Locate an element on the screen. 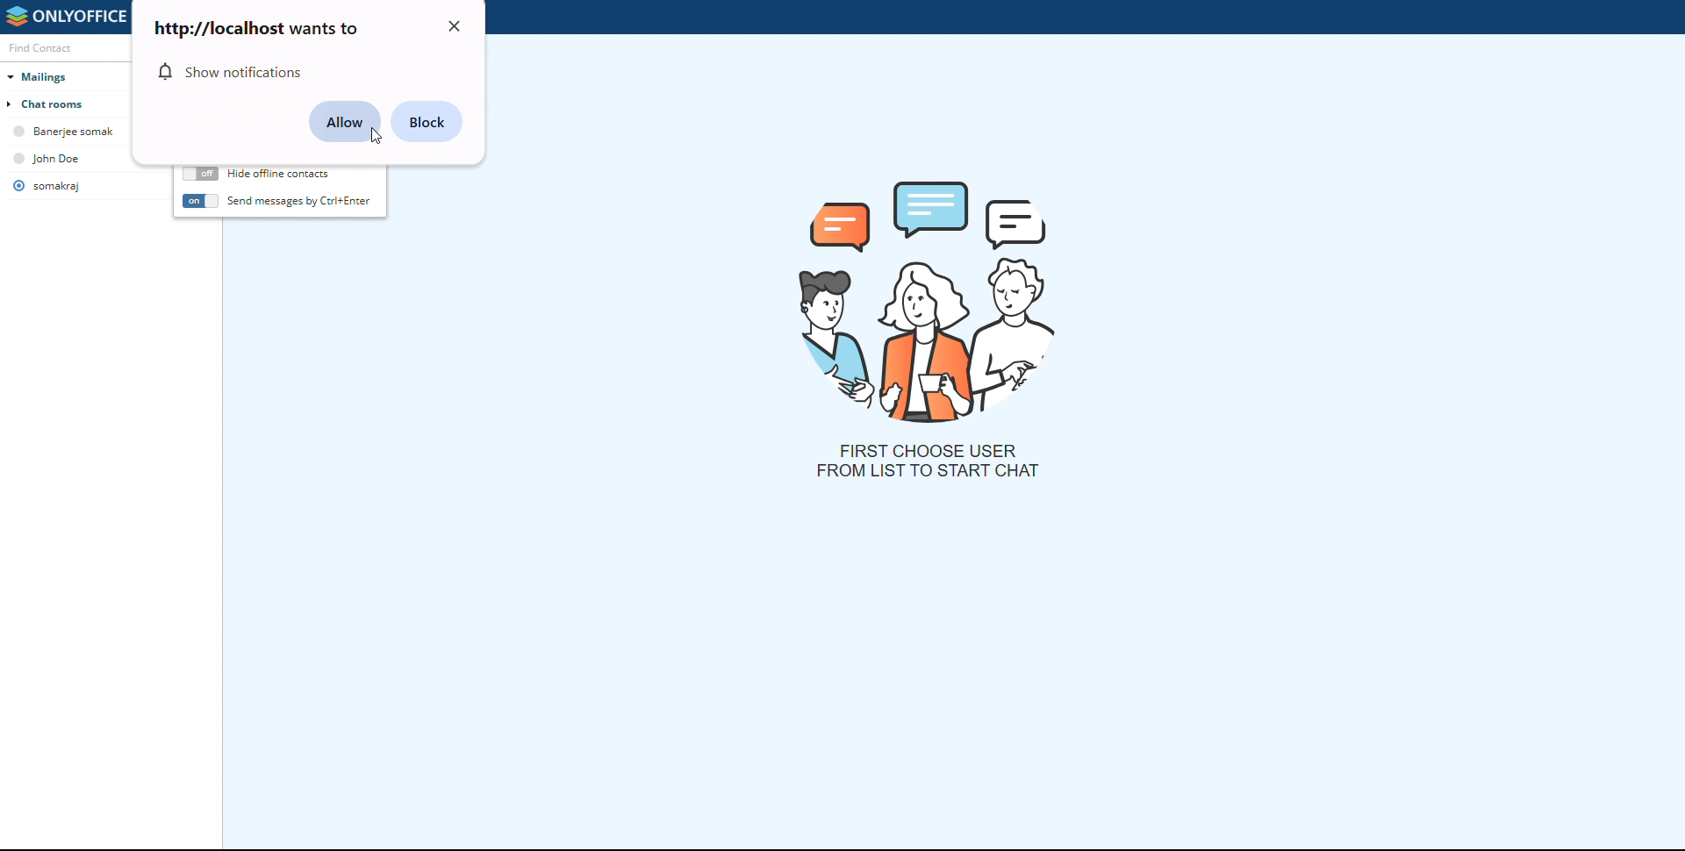 The image size is (1685, 851). chat rooms is located at coordinates (68, 103).